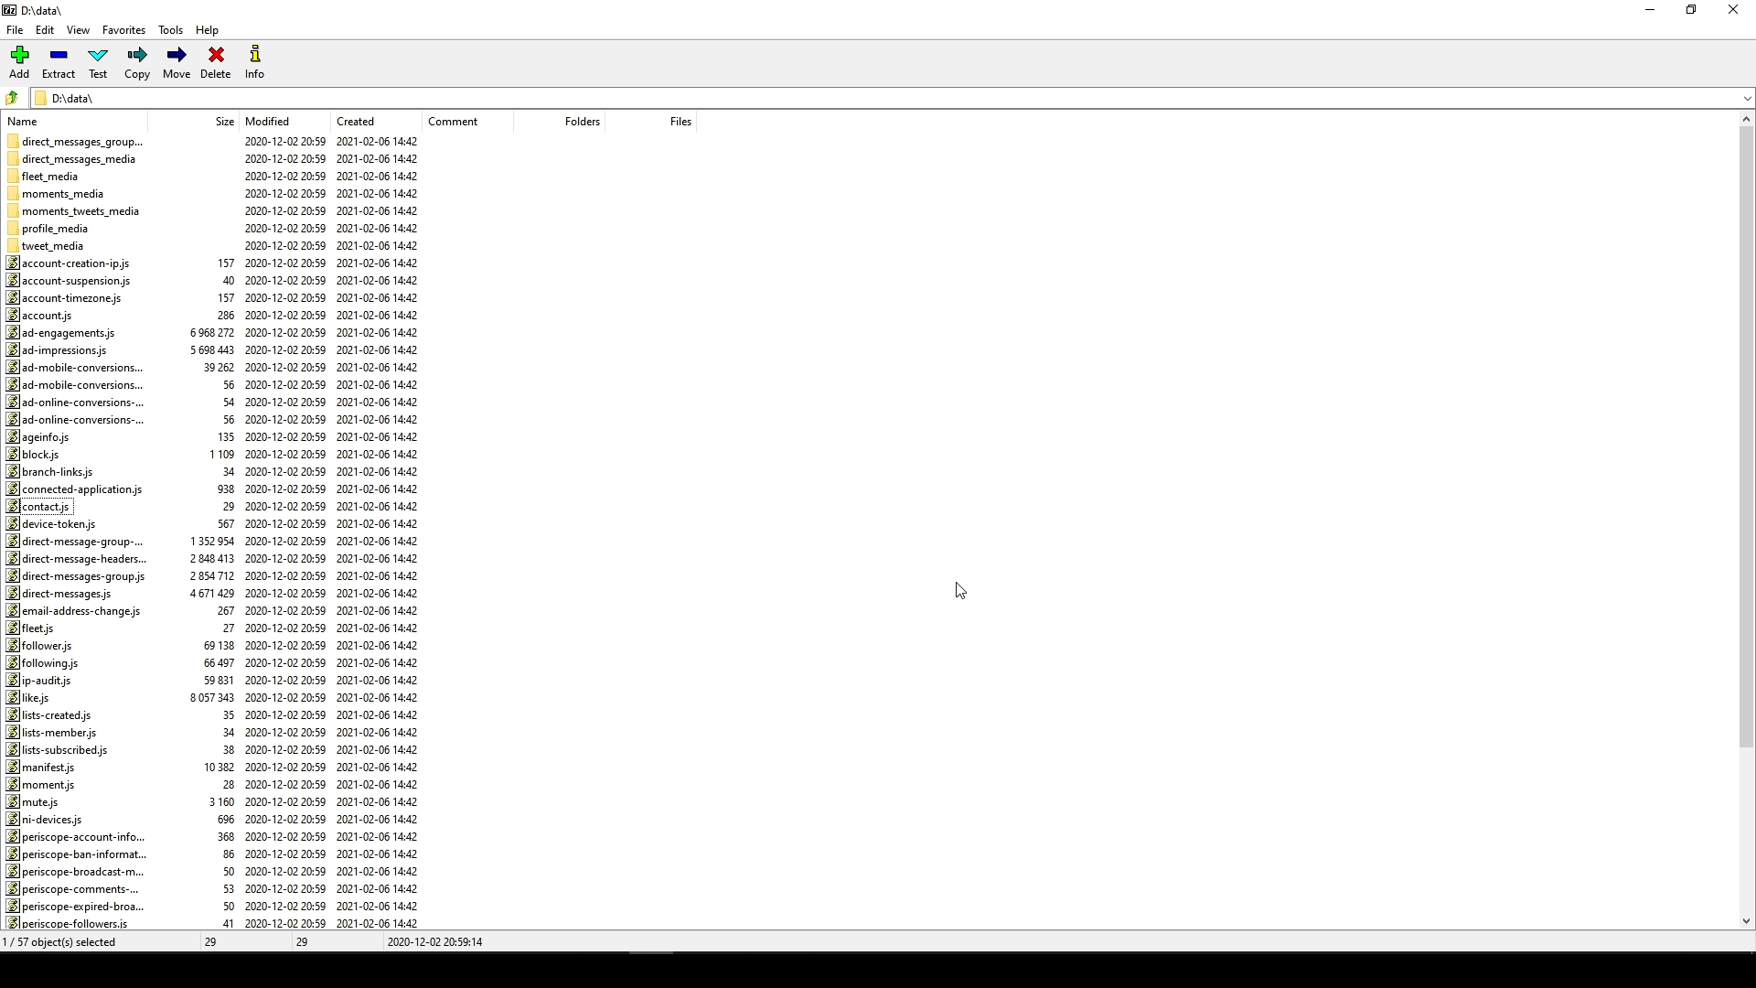 The width and height of the screenshot is (1756, 988). I want to click on direct_messages_group, so click(78, 139).